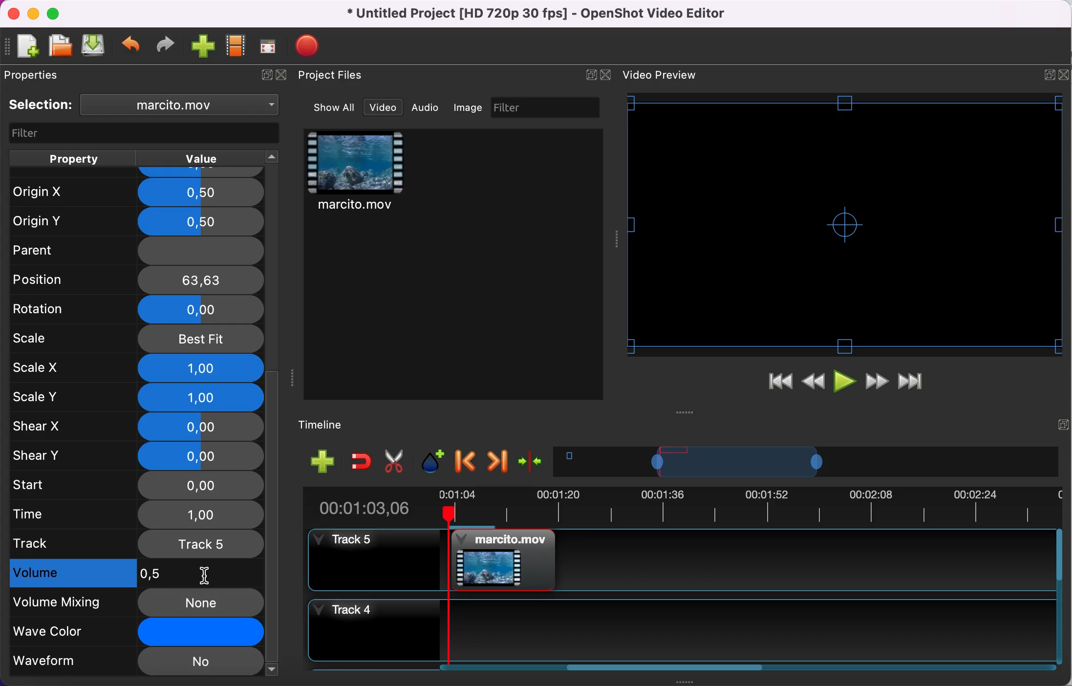  What do you see at coordinates (498, 461) in the screenshot?
I see `next marker` at bounding box center [498, 461].